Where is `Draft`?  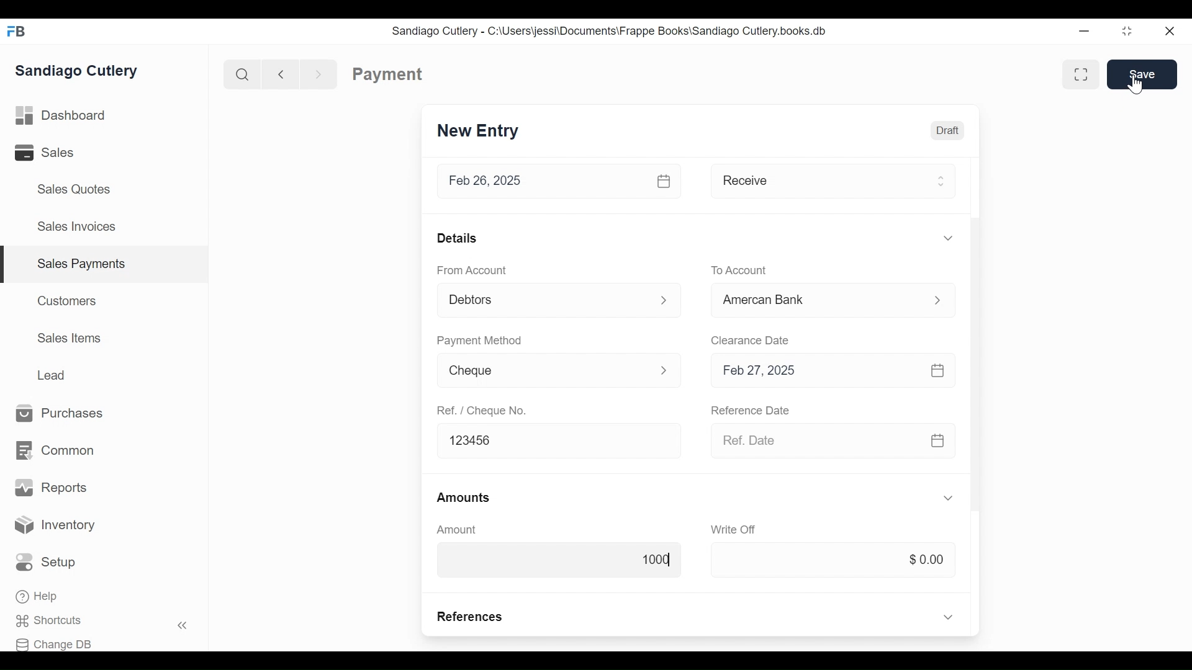
Draft is located at coordinates (947, 129).